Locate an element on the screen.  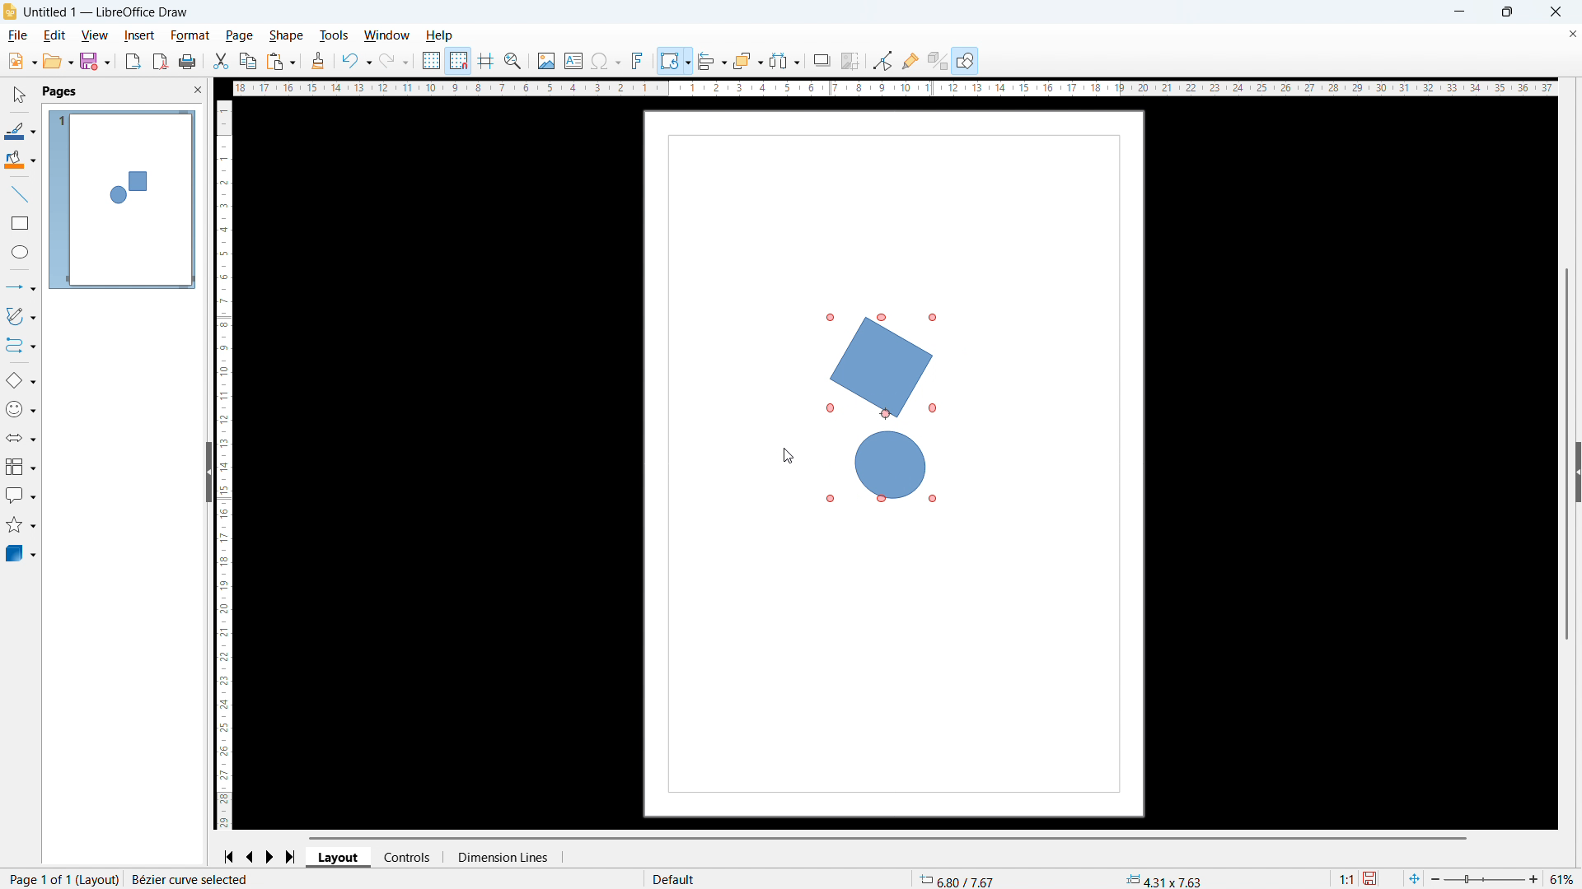
Lines and arrows  is located at coordinates (24, 288).